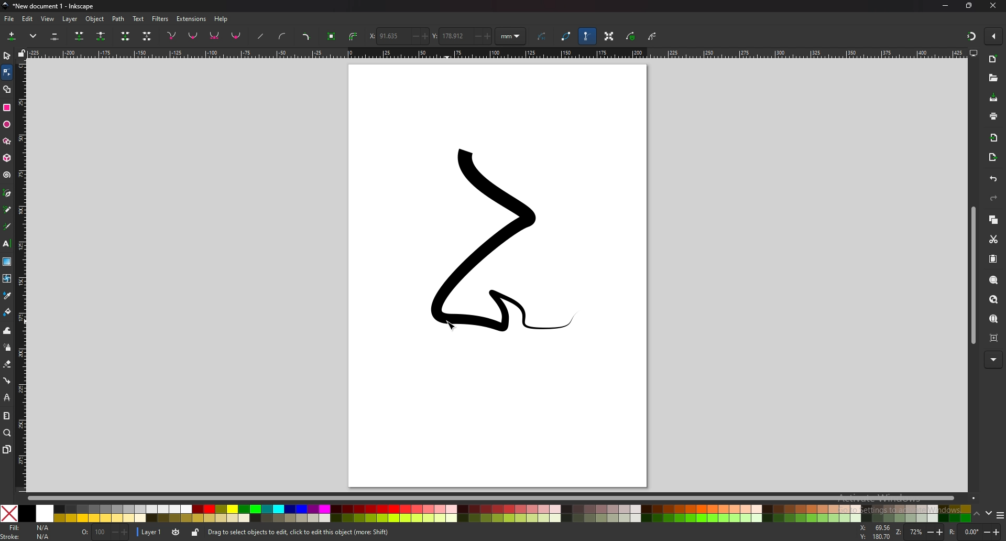 Image resolution: width=1006 pixels, height=541 pixels. I want to click on scroll bar, so click(497, 497).